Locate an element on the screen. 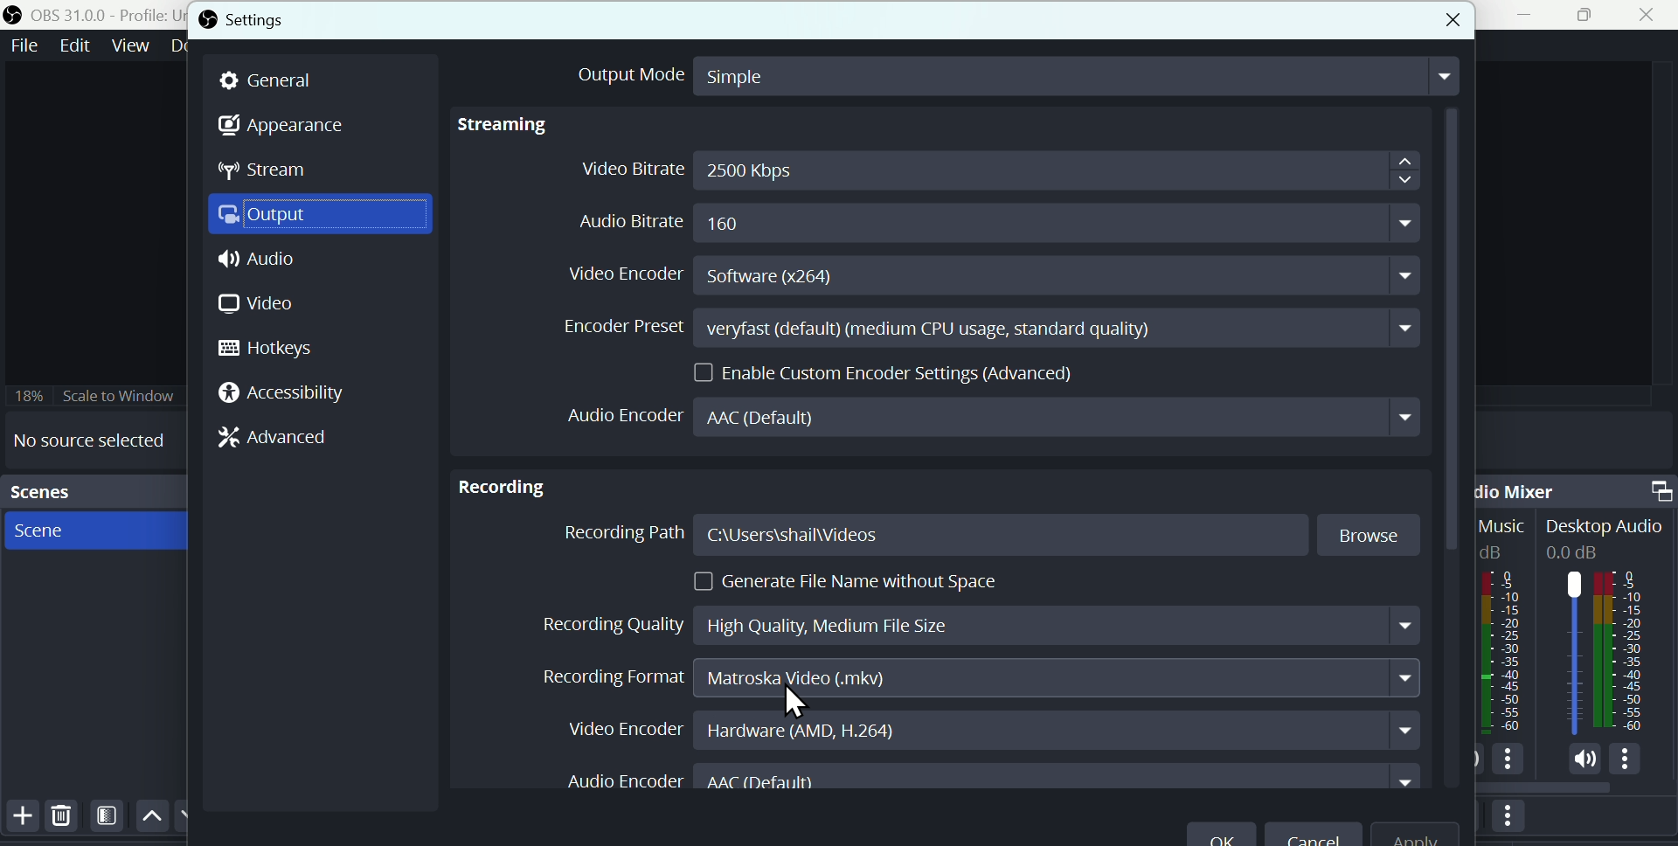 The width and height of the screenshot is (1678, 846). Scene is located at coordinates (38, 530).